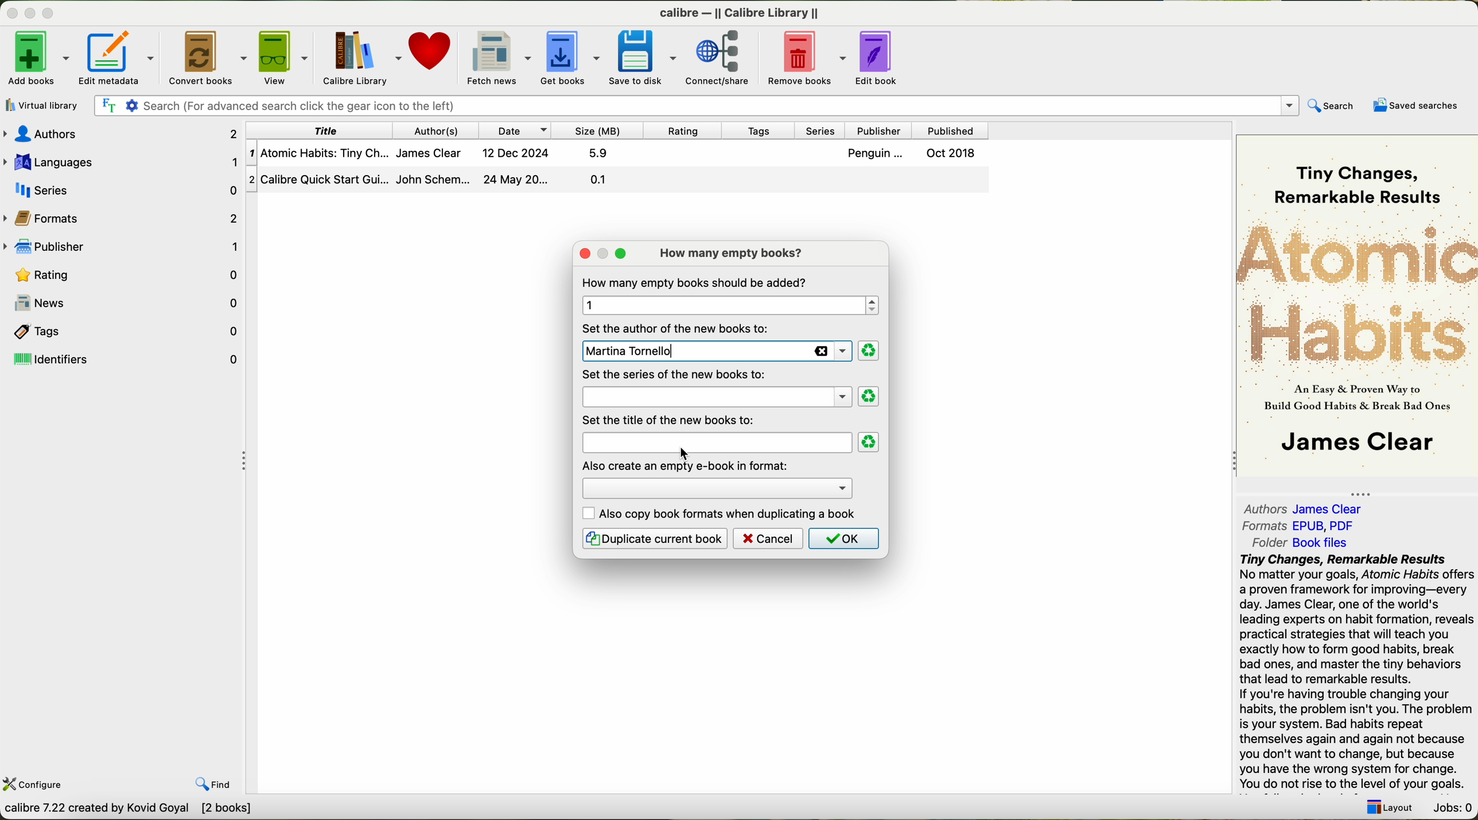  I want to click on close program, so click(9, 9).